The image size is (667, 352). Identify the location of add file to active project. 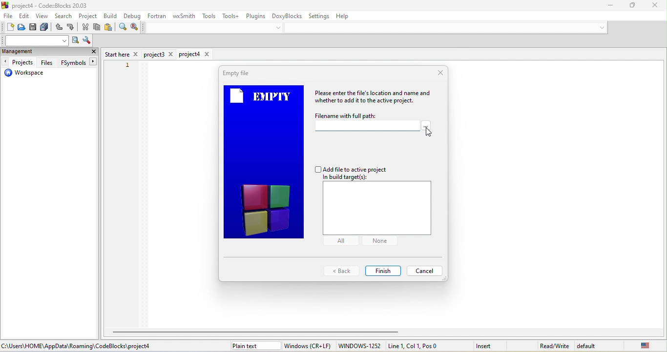
(375, 199).